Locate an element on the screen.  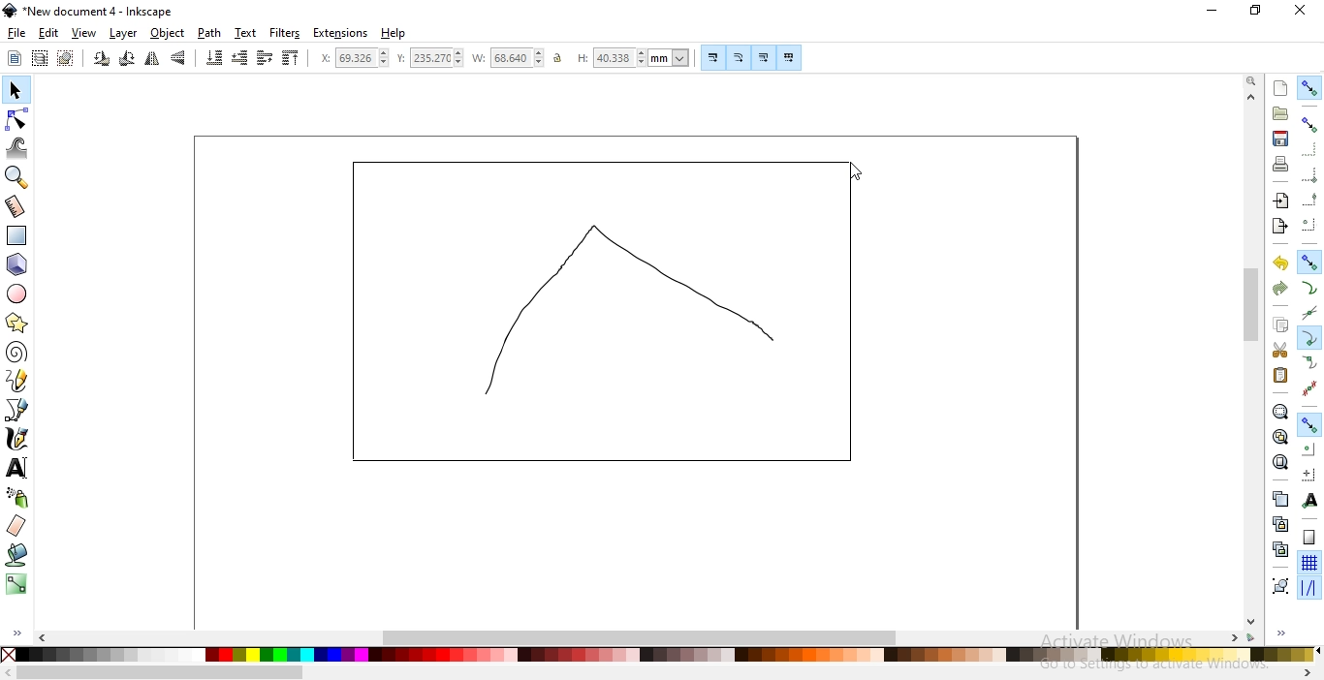
path is located at coordinates (207, 33).